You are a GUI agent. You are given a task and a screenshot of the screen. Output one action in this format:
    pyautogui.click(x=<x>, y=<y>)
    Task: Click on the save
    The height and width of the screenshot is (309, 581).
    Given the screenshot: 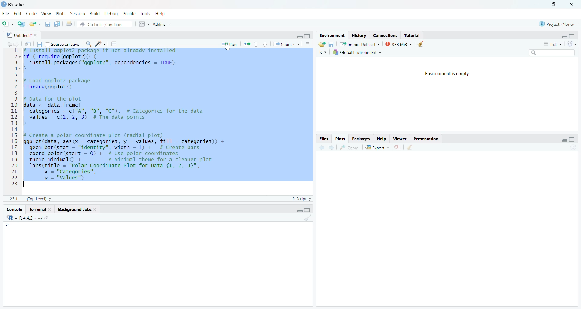 What is the action you would take?
    pyautogui.click(x=332, y=44)
    